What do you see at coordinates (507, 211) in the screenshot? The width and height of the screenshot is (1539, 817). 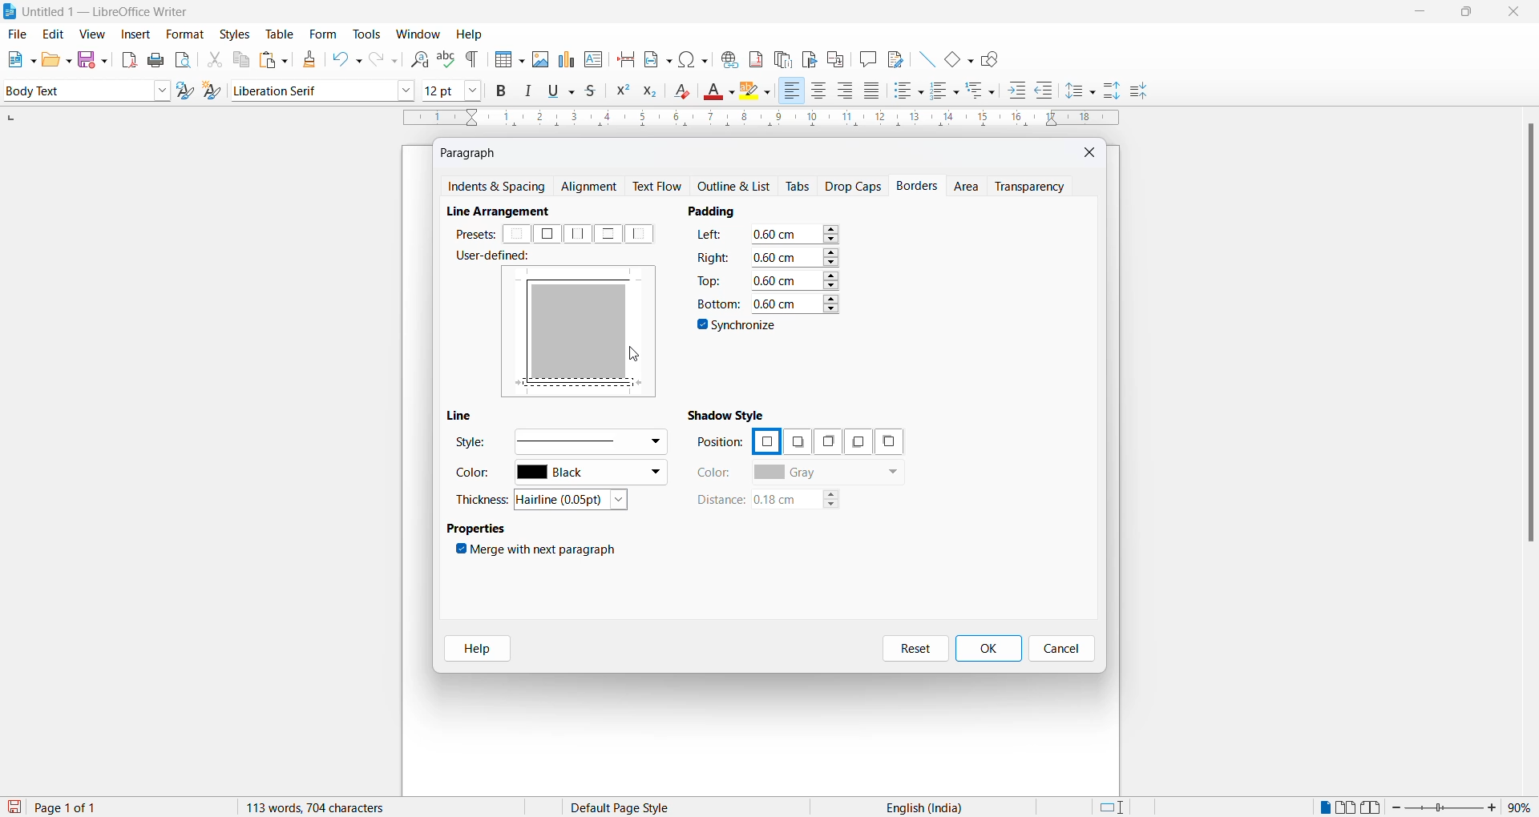 I see `line arrangement` at bounding box center [507, 211].